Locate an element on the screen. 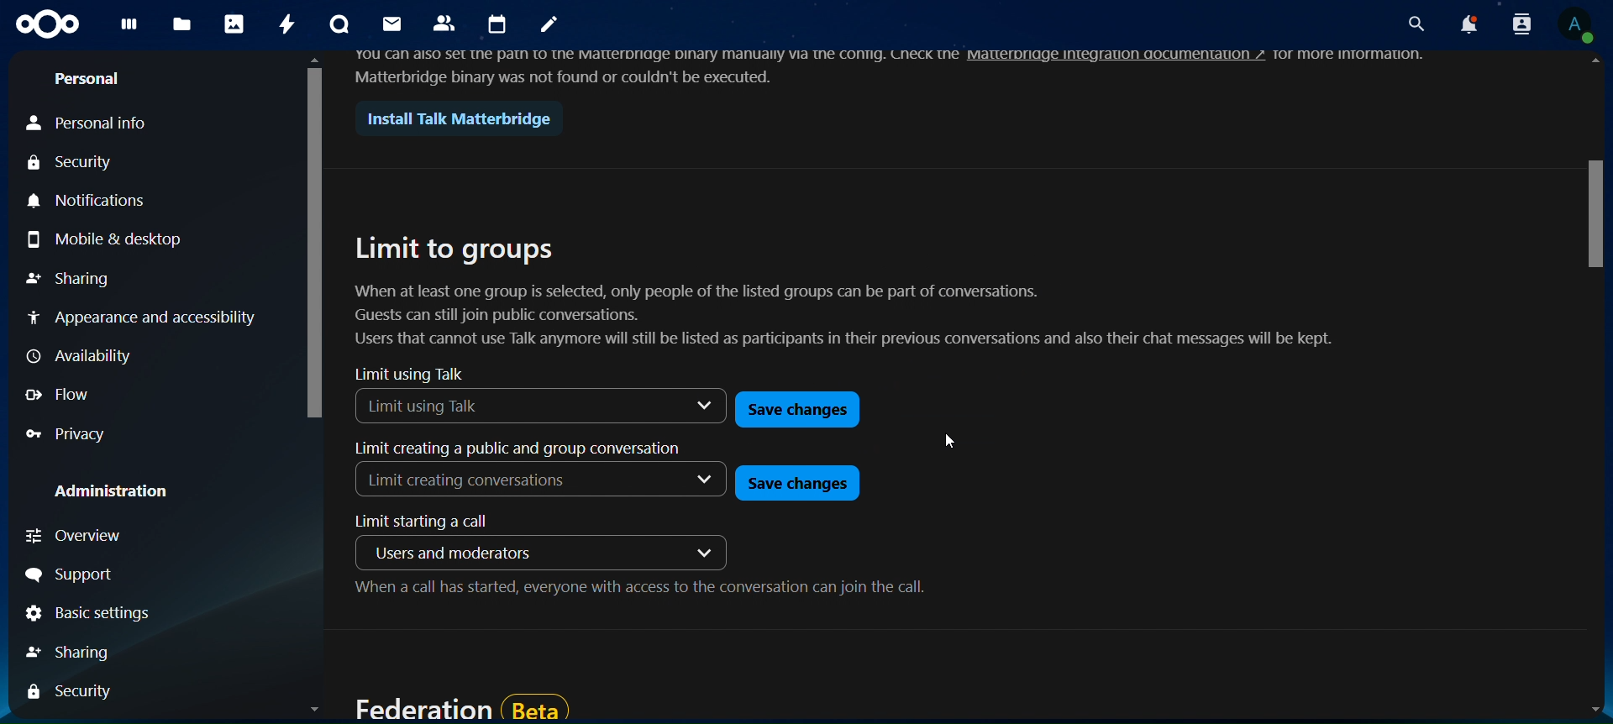  scroll bar is located at coordinates (1595, 391).